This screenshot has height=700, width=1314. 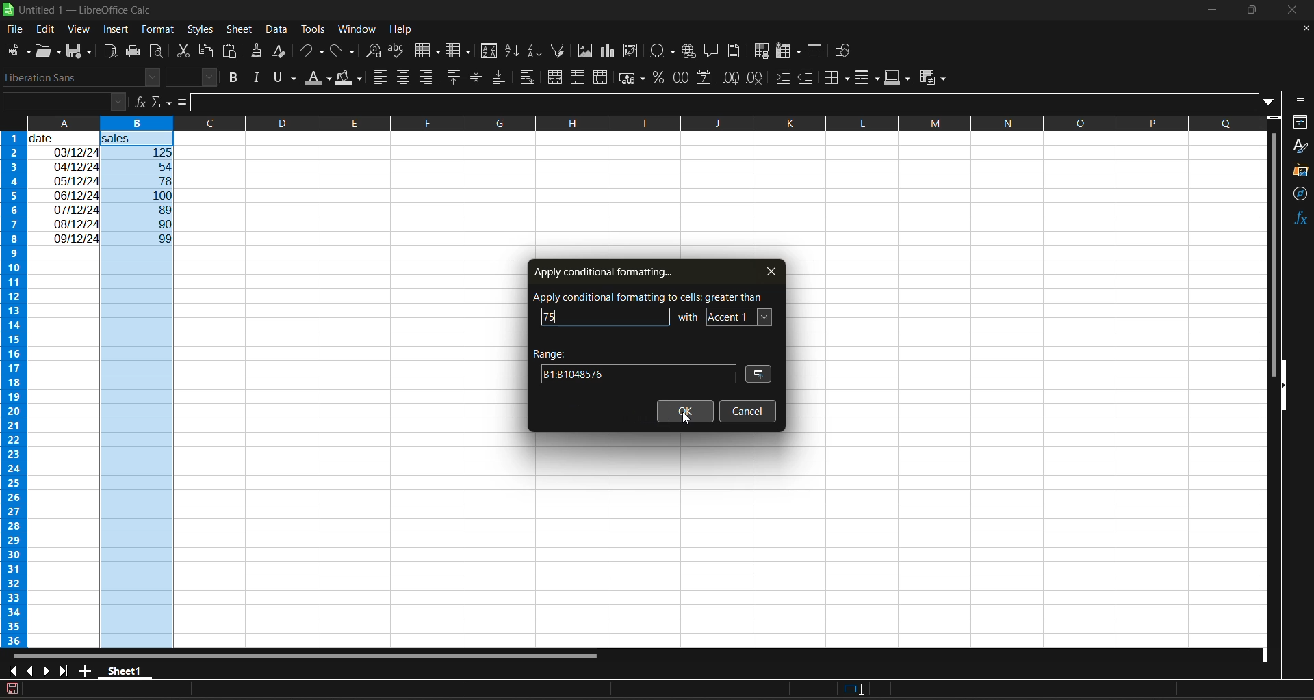 I want to click on sheet, so click(x=239, y=30).